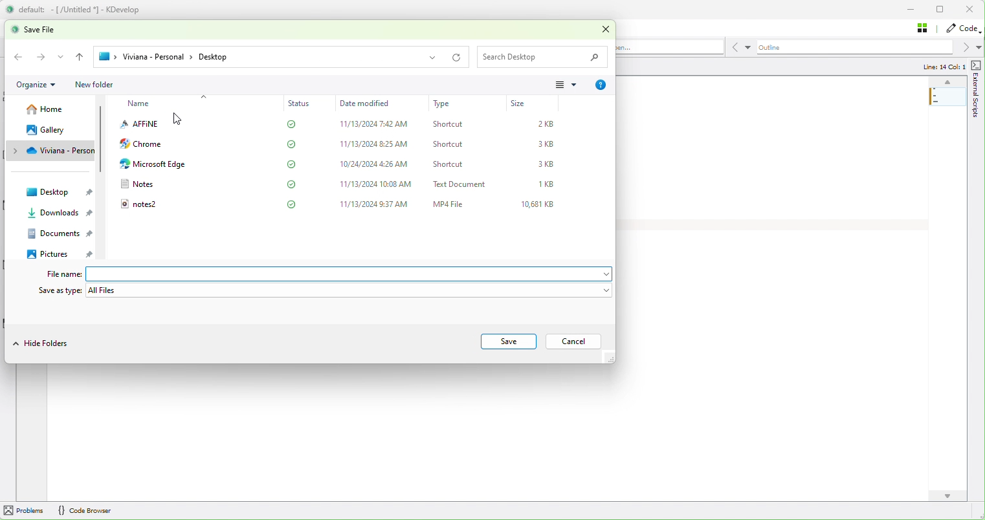  What do you see at coordinates (140, 104) in the screenshot?
I see `Name` at bounding box center [140, 104].